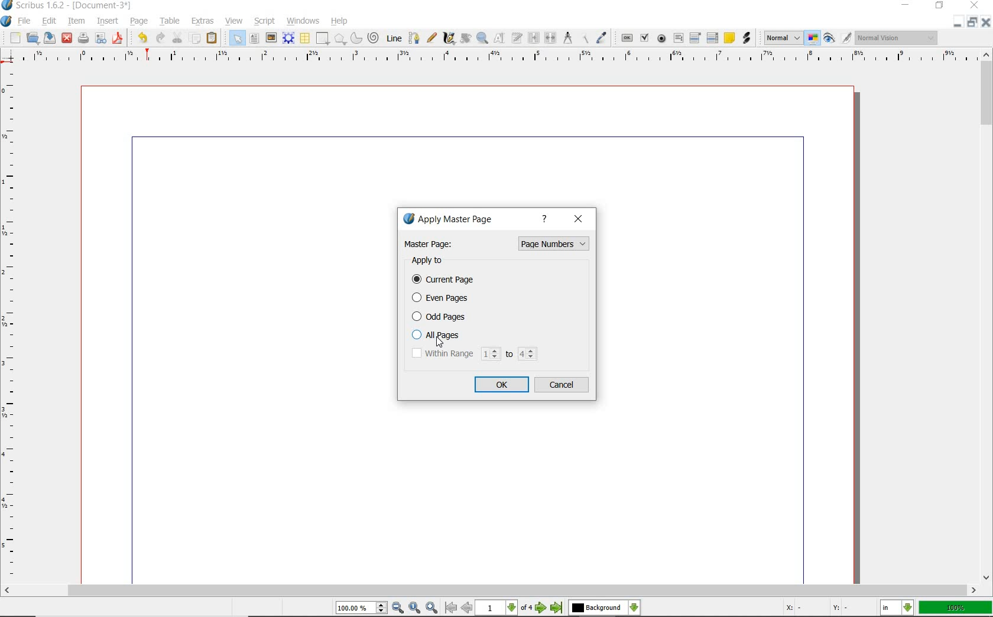 Image resolution: width=993 pixels, height=617 pixels. What do you see at coordinates (812, 38) in the screenshot?
I see `toggle color management` at bounding box center [812, 38].